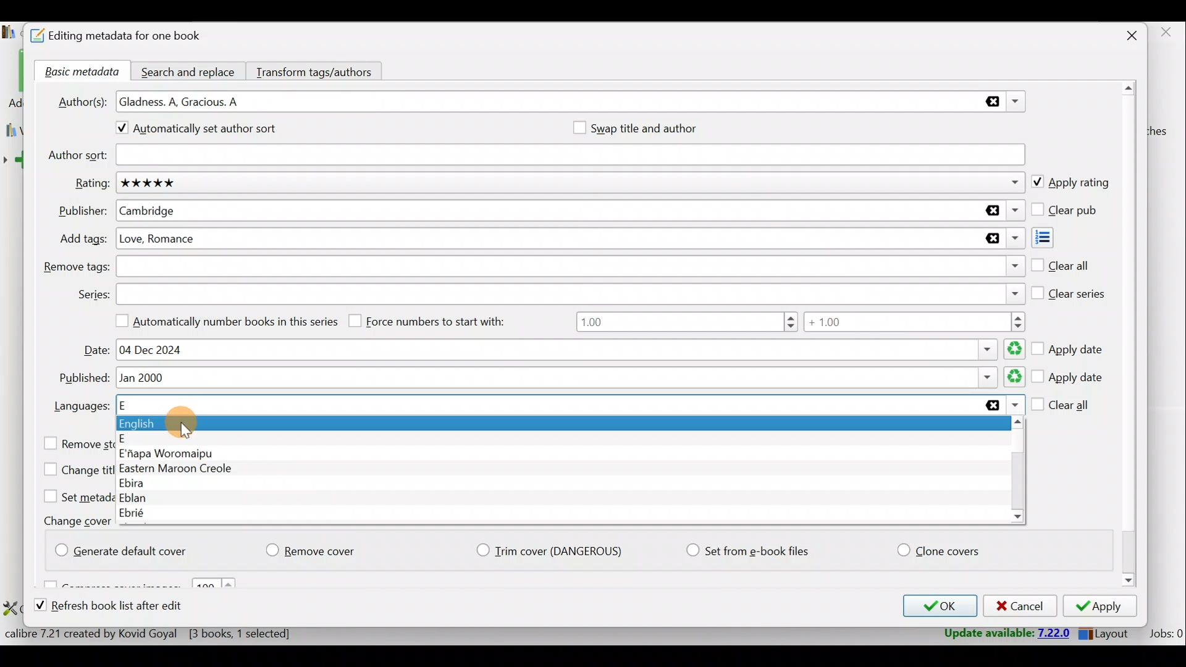 This screenshot has height=667, width=1186. What do you see at coordinates (1068, 378) in the screenshot?
I see `Apply date` at bounding box center [1068, 378].